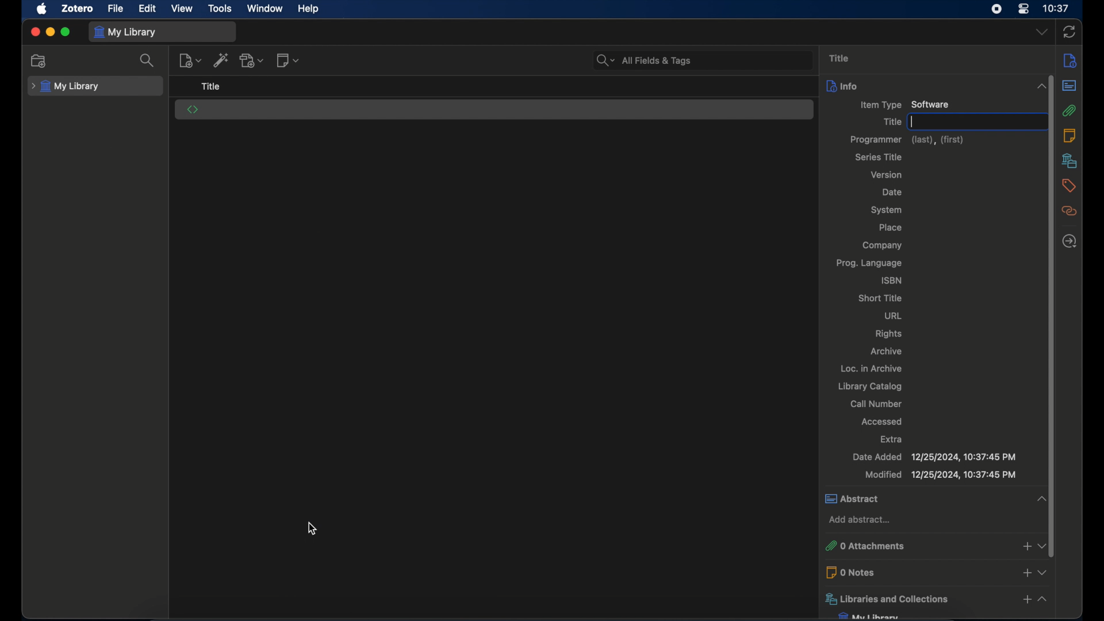 Image resolution: width=1104 pixels, height=621 pixels. I want to click on close, so click(34, 32).